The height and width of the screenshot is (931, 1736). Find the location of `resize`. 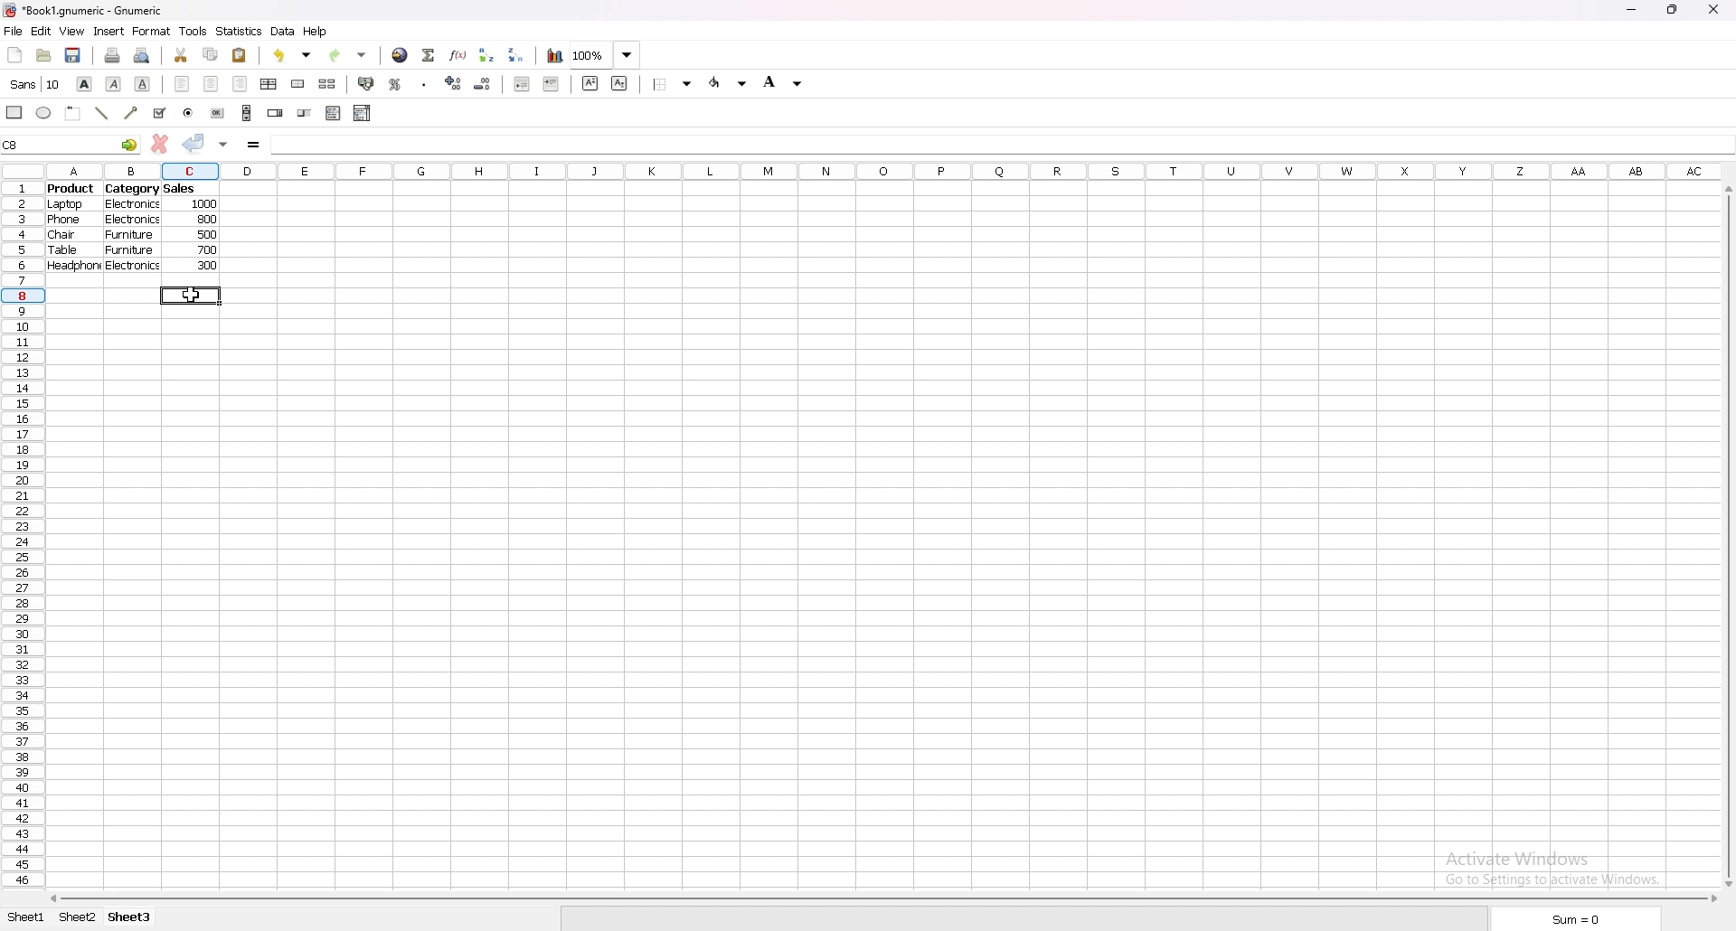

resize is located at coordinates (1672, 10).